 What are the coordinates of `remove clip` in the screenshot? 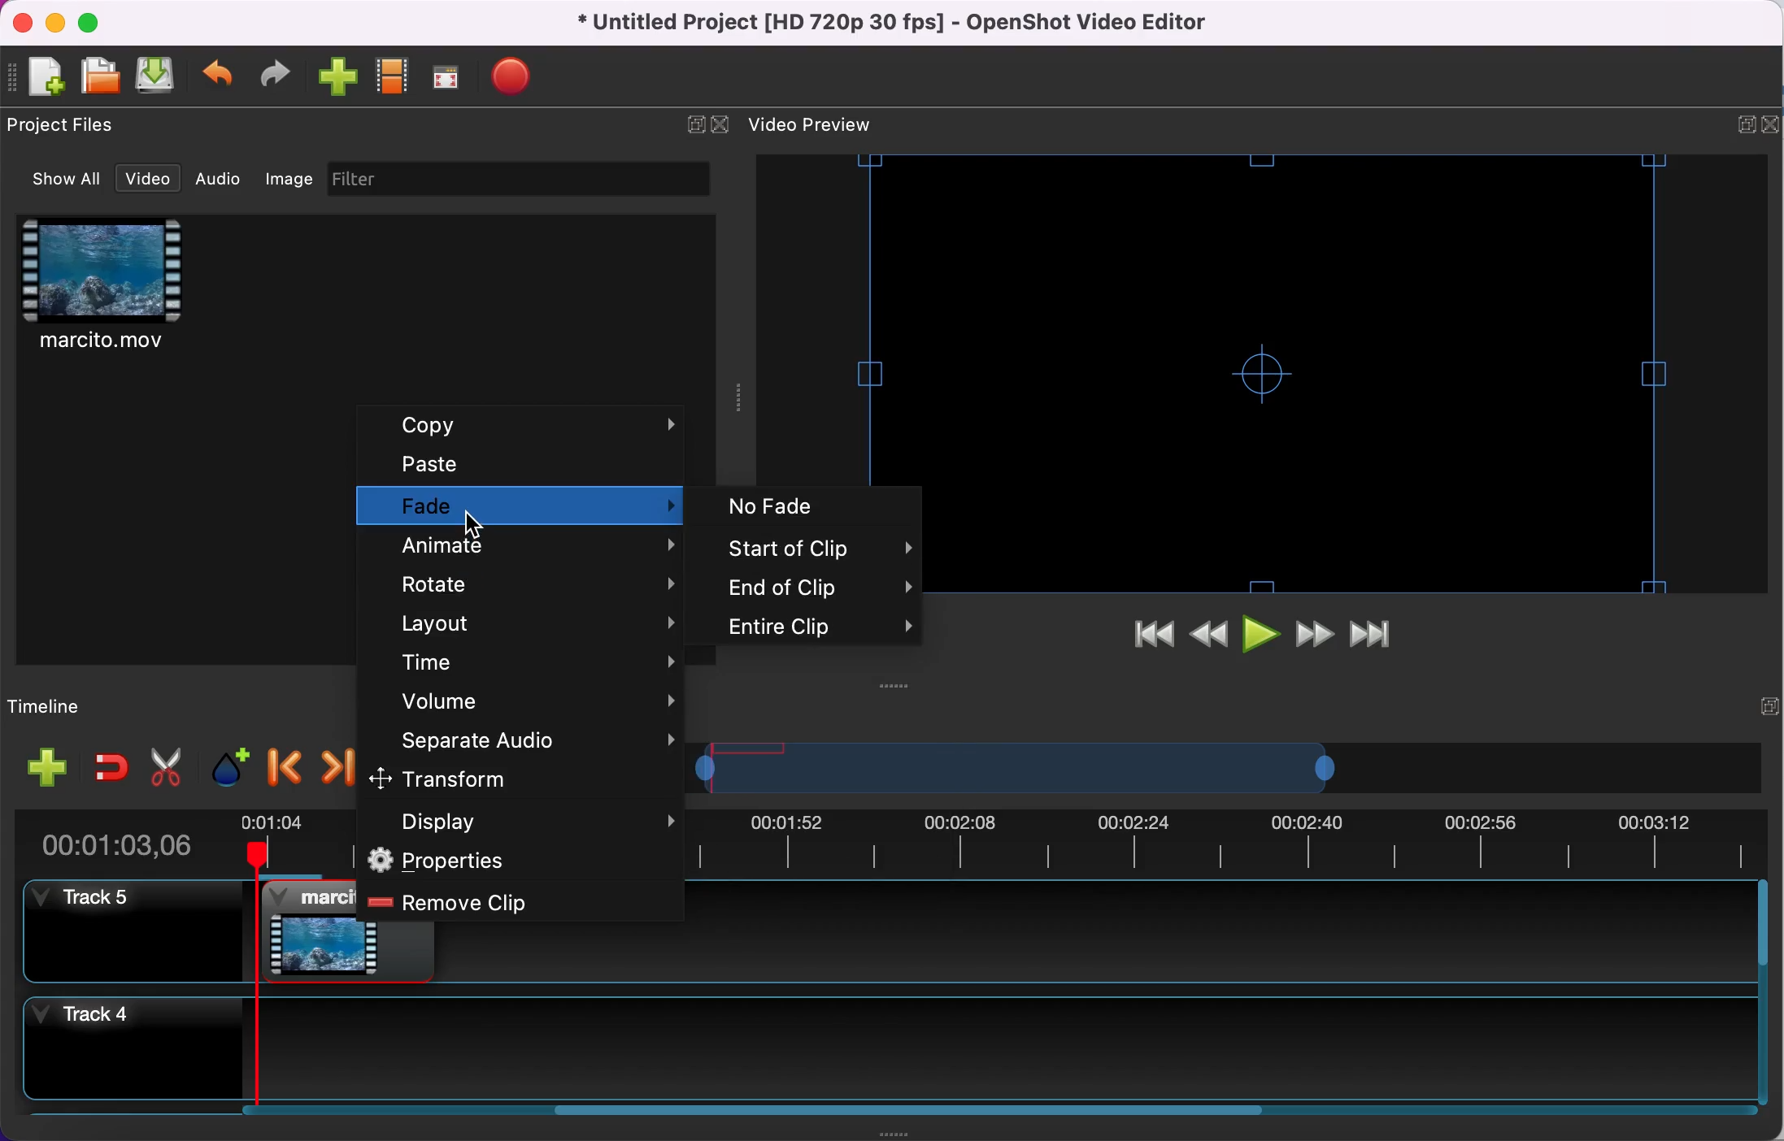 It's located at (495, 903).